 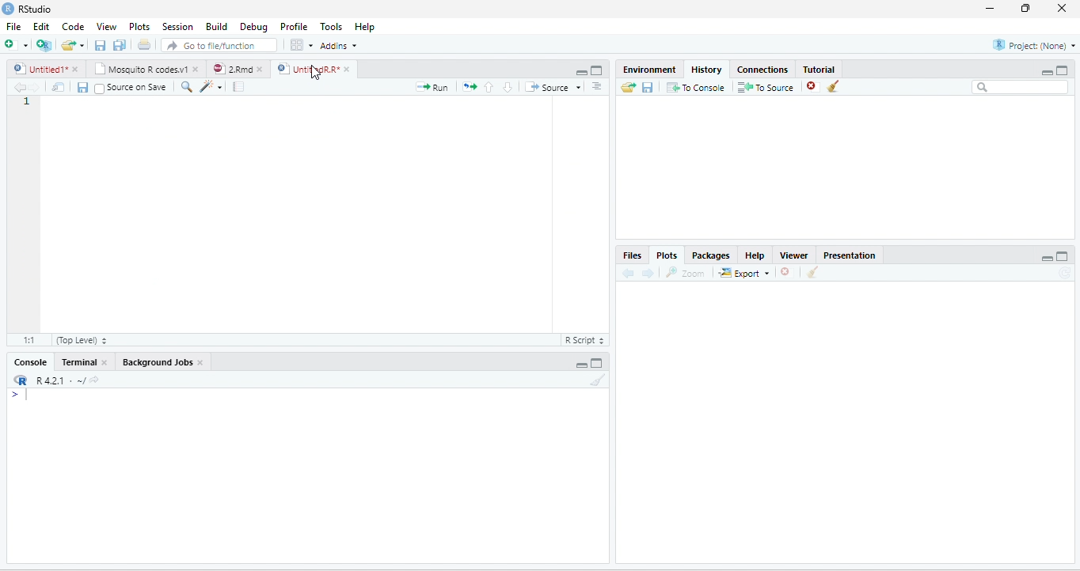 I want to click on Console, so click(x=30, y=362).